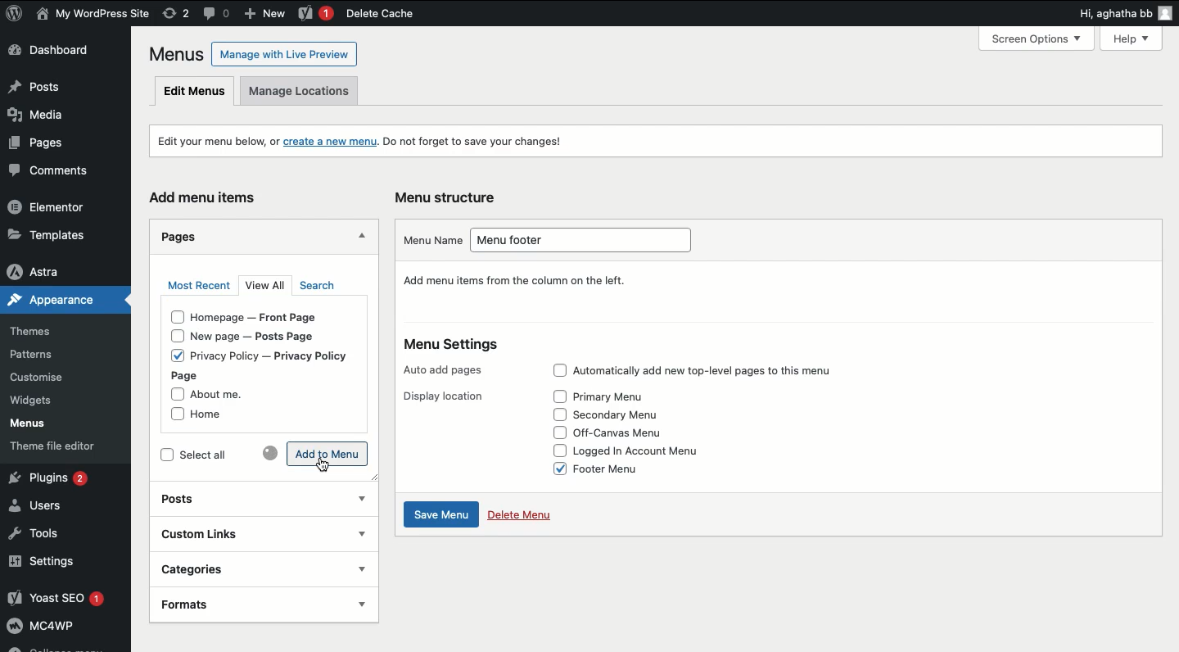  I want to click on Home, so click(219, 416).